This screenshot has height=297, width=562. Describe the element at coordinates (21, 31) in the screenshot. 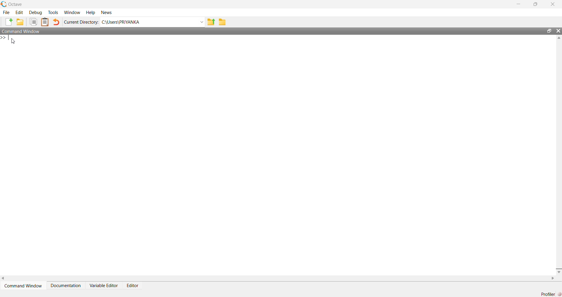

I see `Command window` at that location.